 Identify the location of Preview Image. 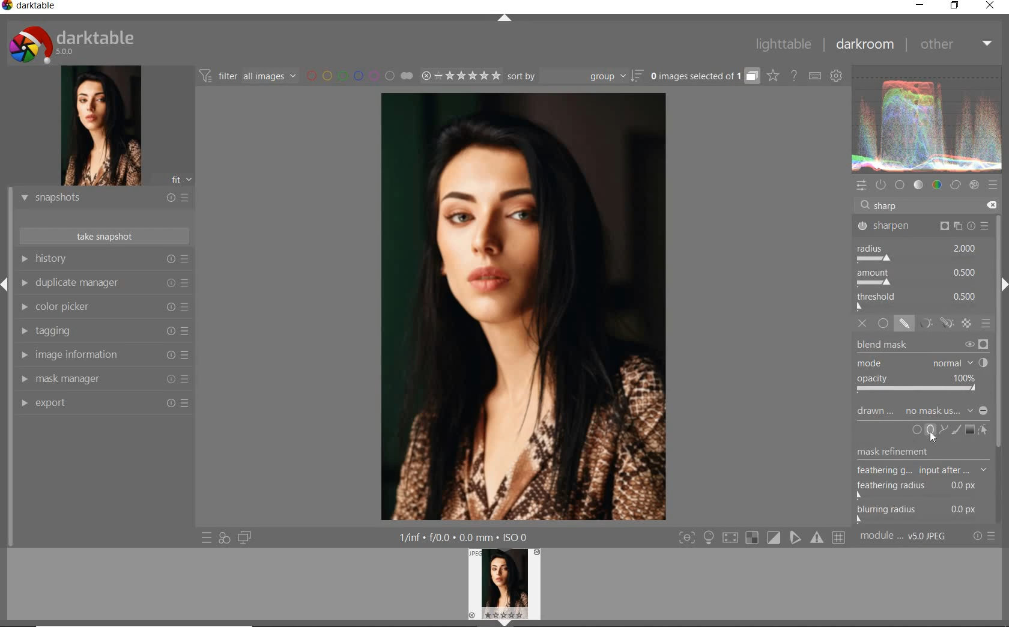
(504, 584).